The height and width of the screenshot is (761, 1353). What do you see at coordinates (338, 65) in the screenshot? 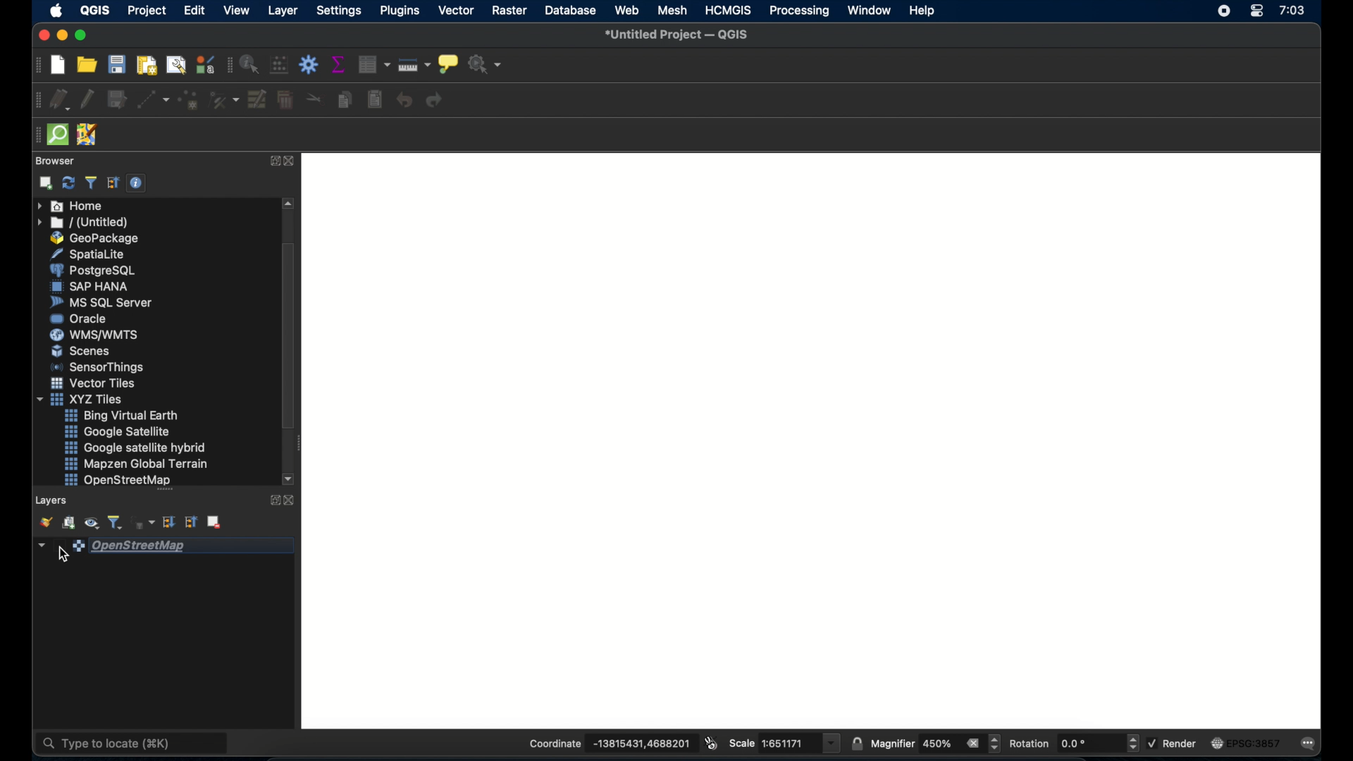
I see `show statistical summary` at bounding box center [338, 65].